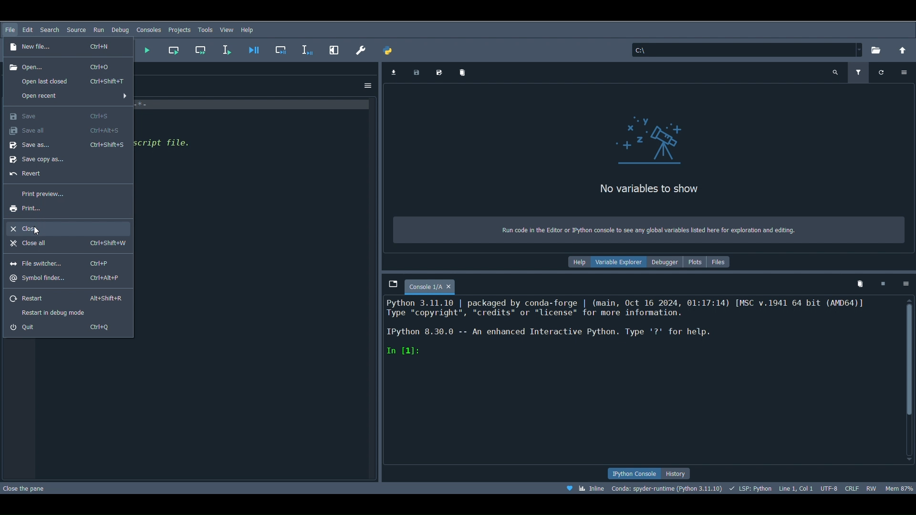 The height and width of the screenshot is (515, 916). I want to click on Debug file (Ctrl + F5), so click(255, 48).